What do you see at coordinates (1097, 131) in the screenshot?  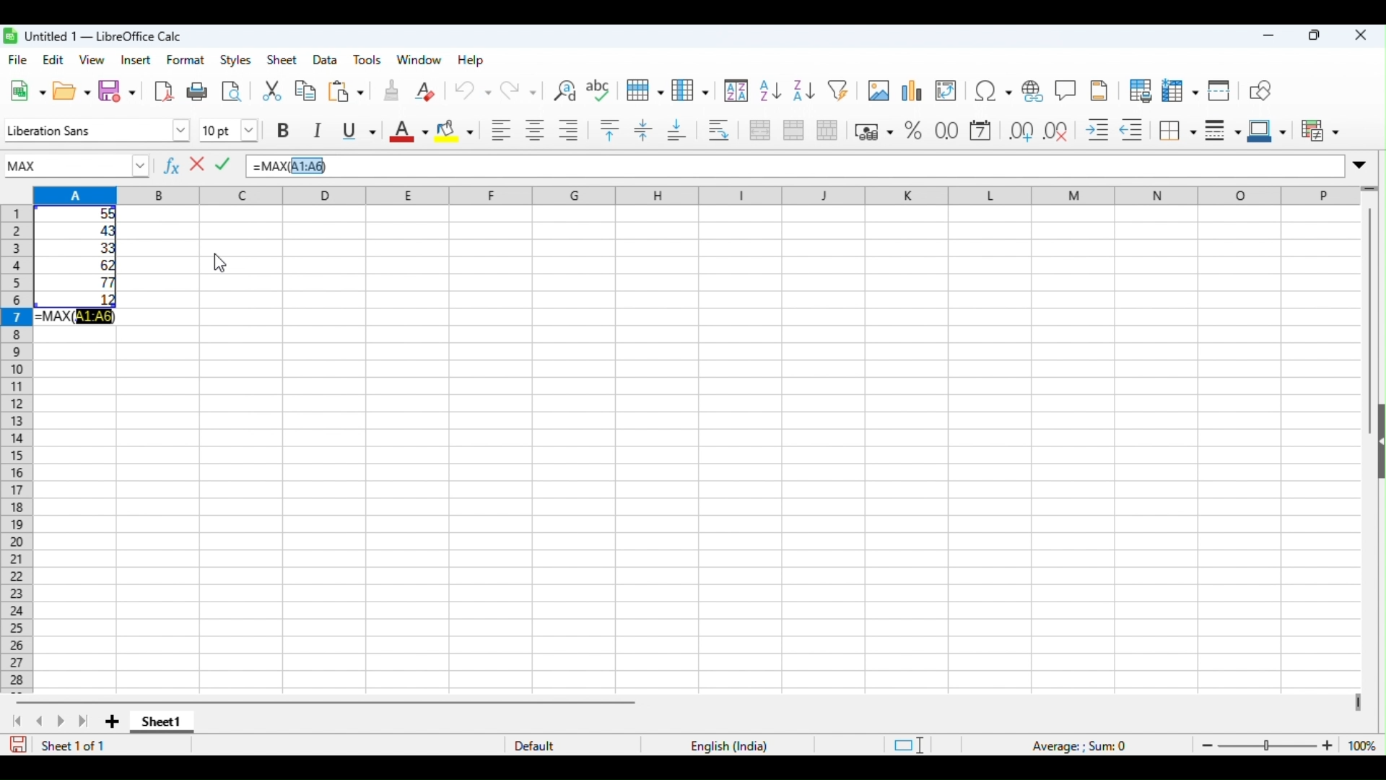 I see `increase indent` at bounding box center [1097, 131].